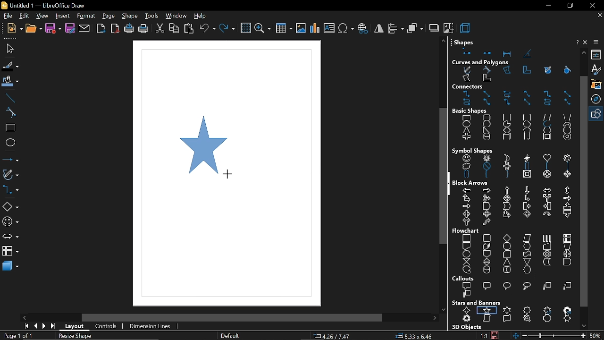  What do you see at coordinates (151, 16) in the screenshot?
I see `tools` at bounding box center [151, 16].